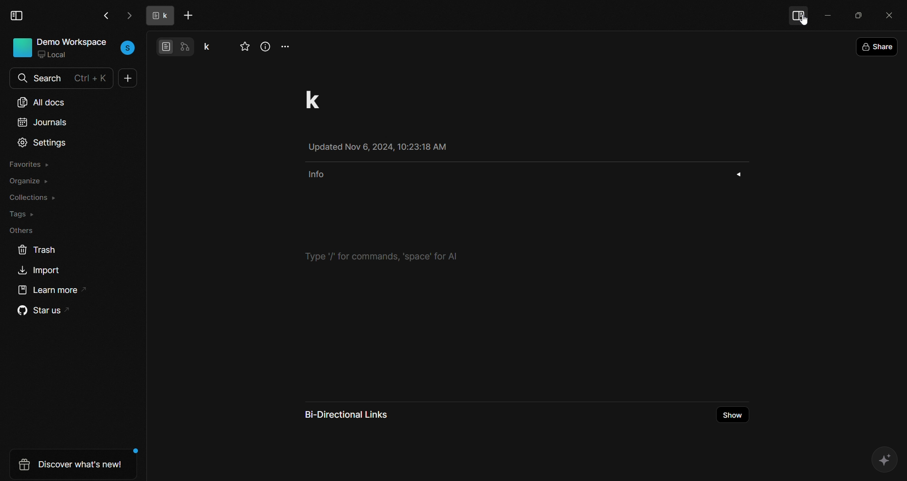  I want to click on go next, so click(128, 16).